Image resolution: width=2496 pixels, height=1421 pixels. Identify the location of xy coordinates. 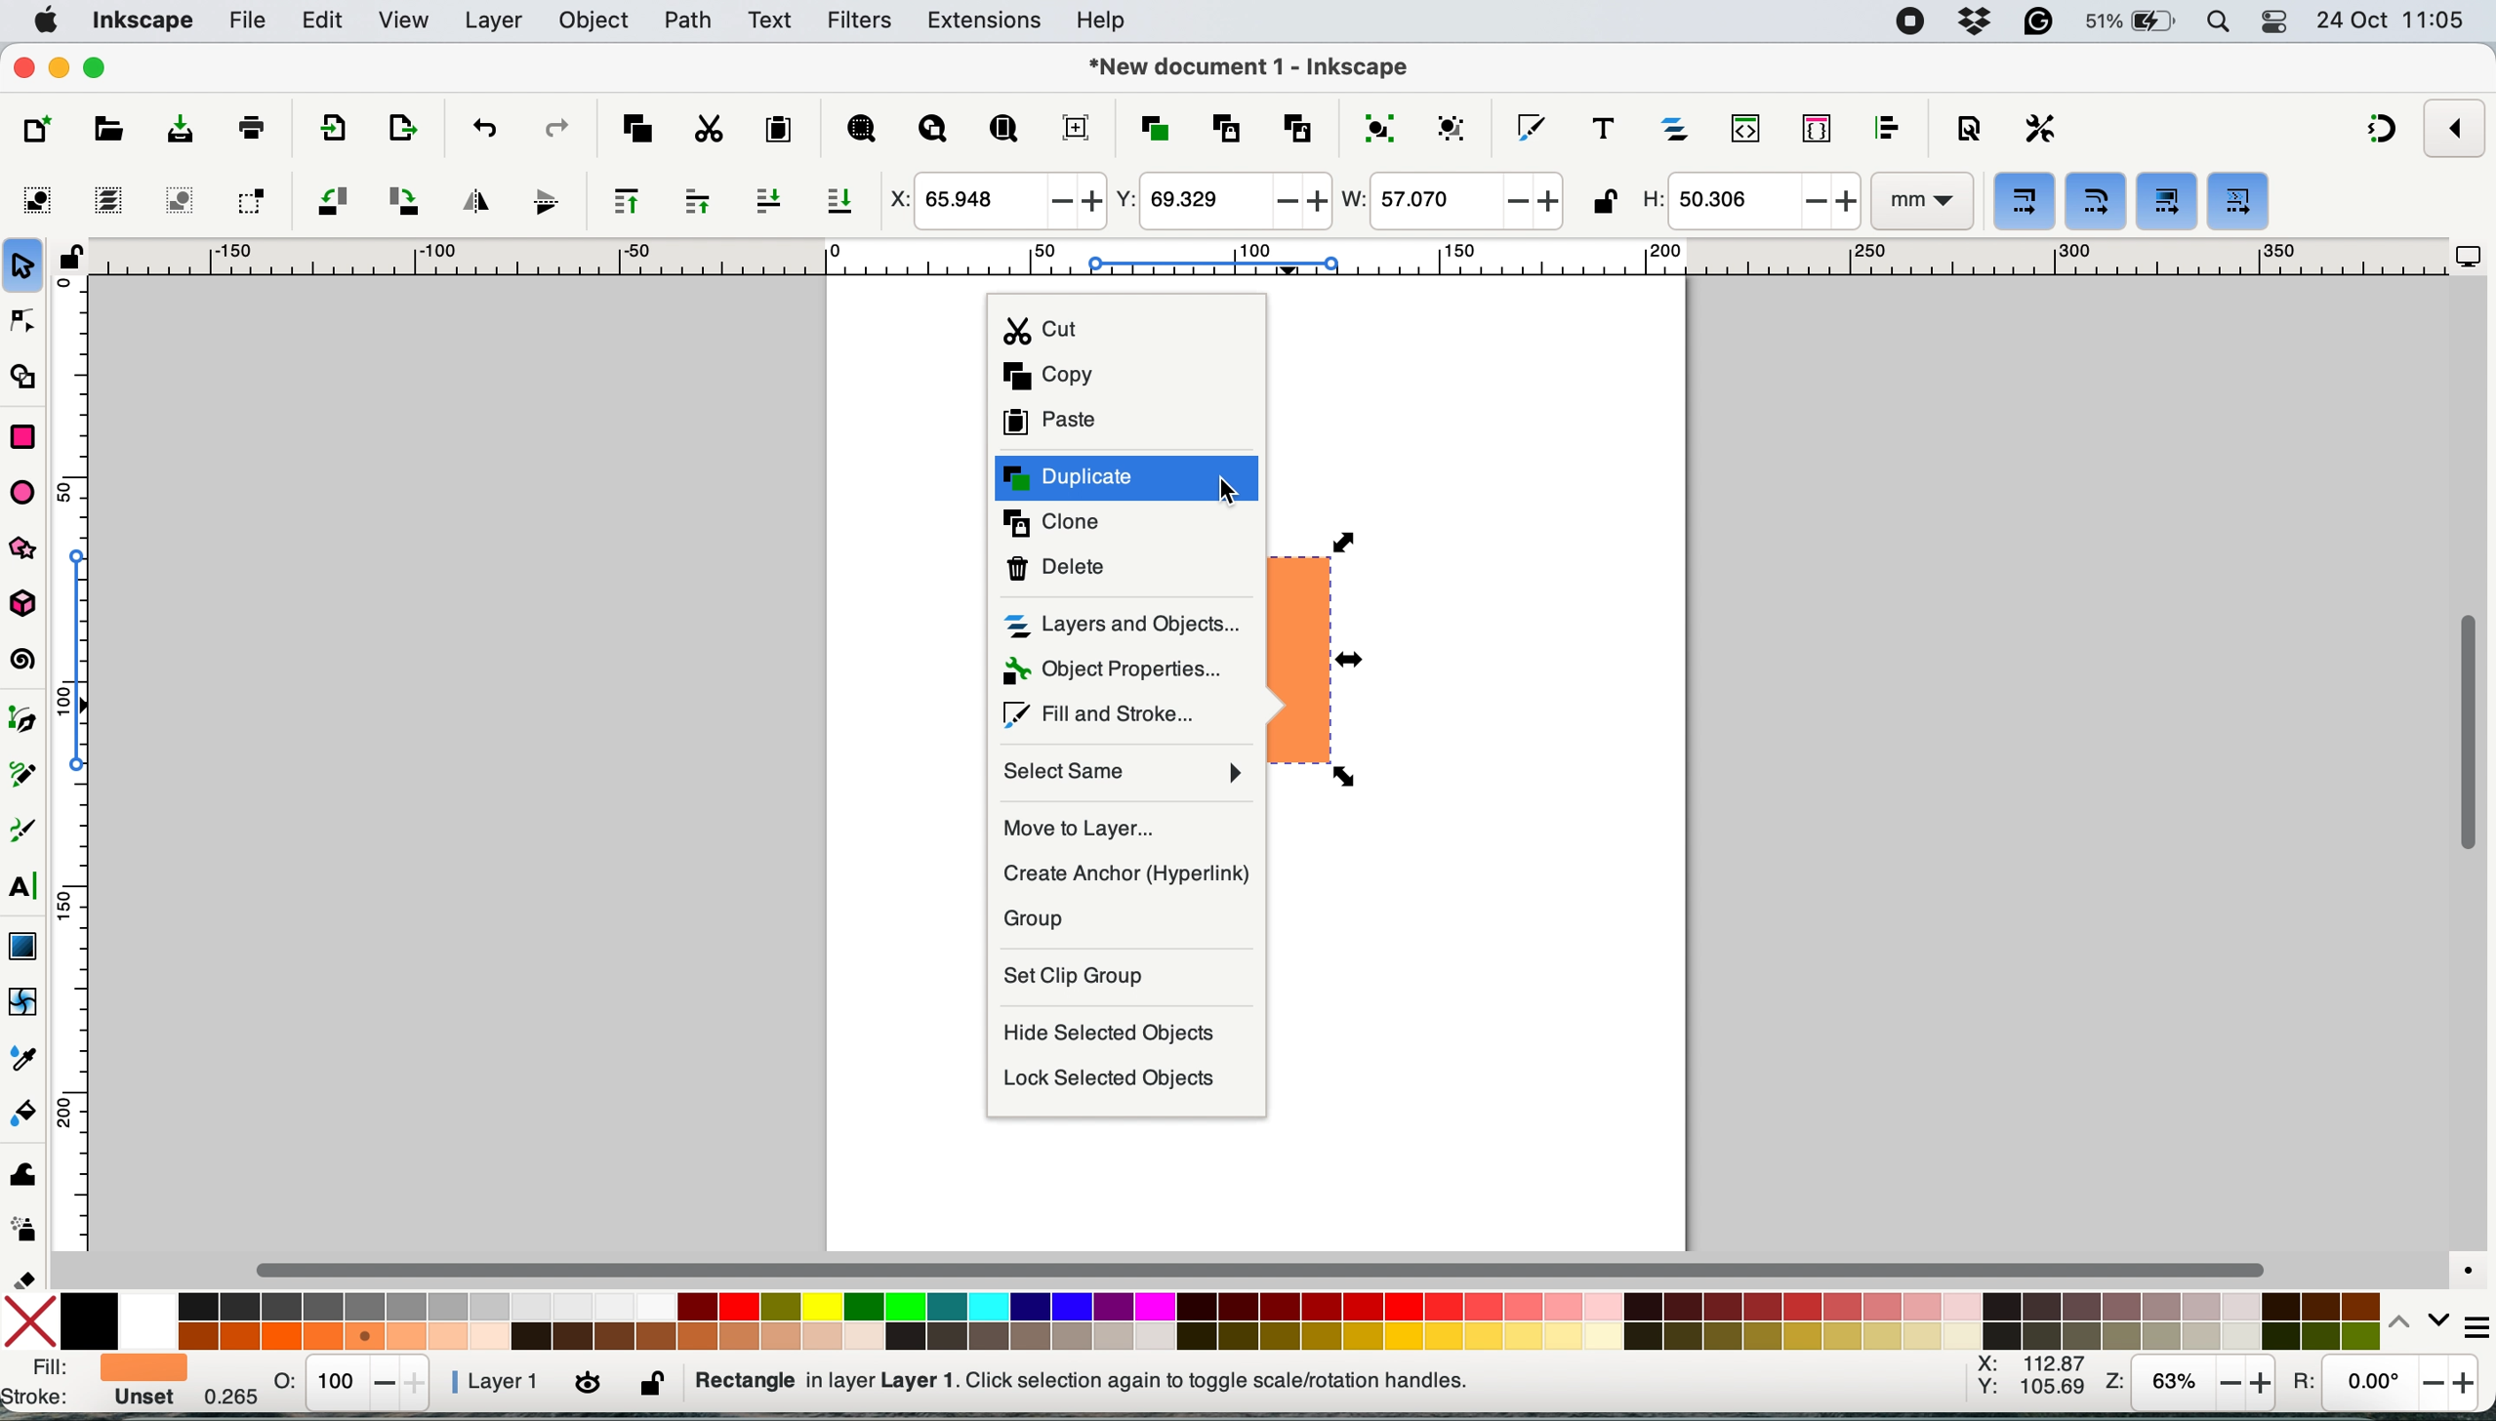
(2030, 1382).